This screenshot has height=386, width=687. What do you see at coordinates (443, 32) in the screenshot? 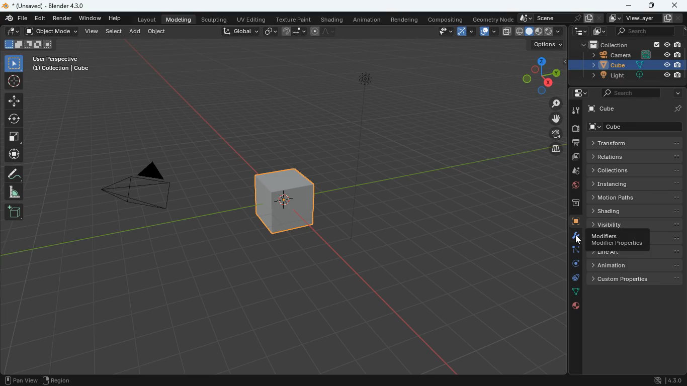
I see `view` at bounding box center [443, 32].